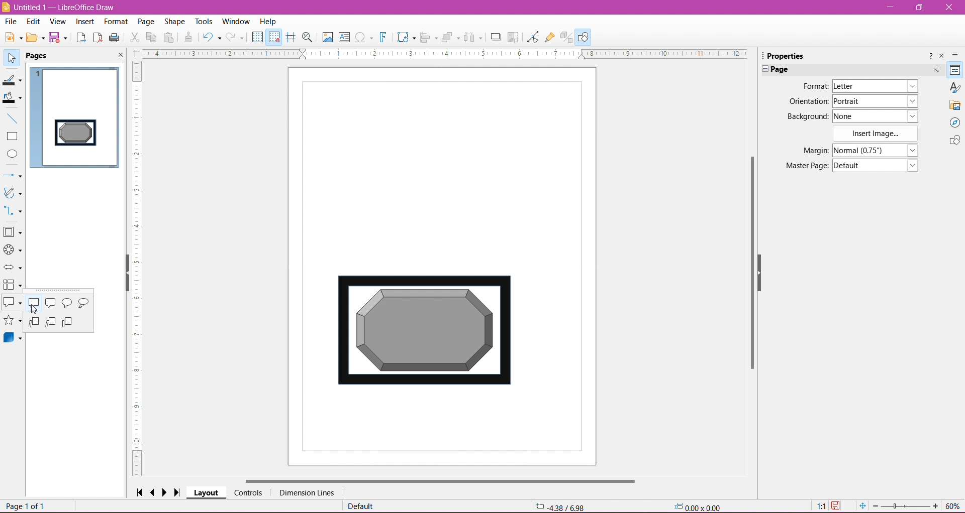 This screenshot has height=513, width=965. Describe the element at coordinates (957, 54) in the screenshot. I see `Sidebar settings` at that location.